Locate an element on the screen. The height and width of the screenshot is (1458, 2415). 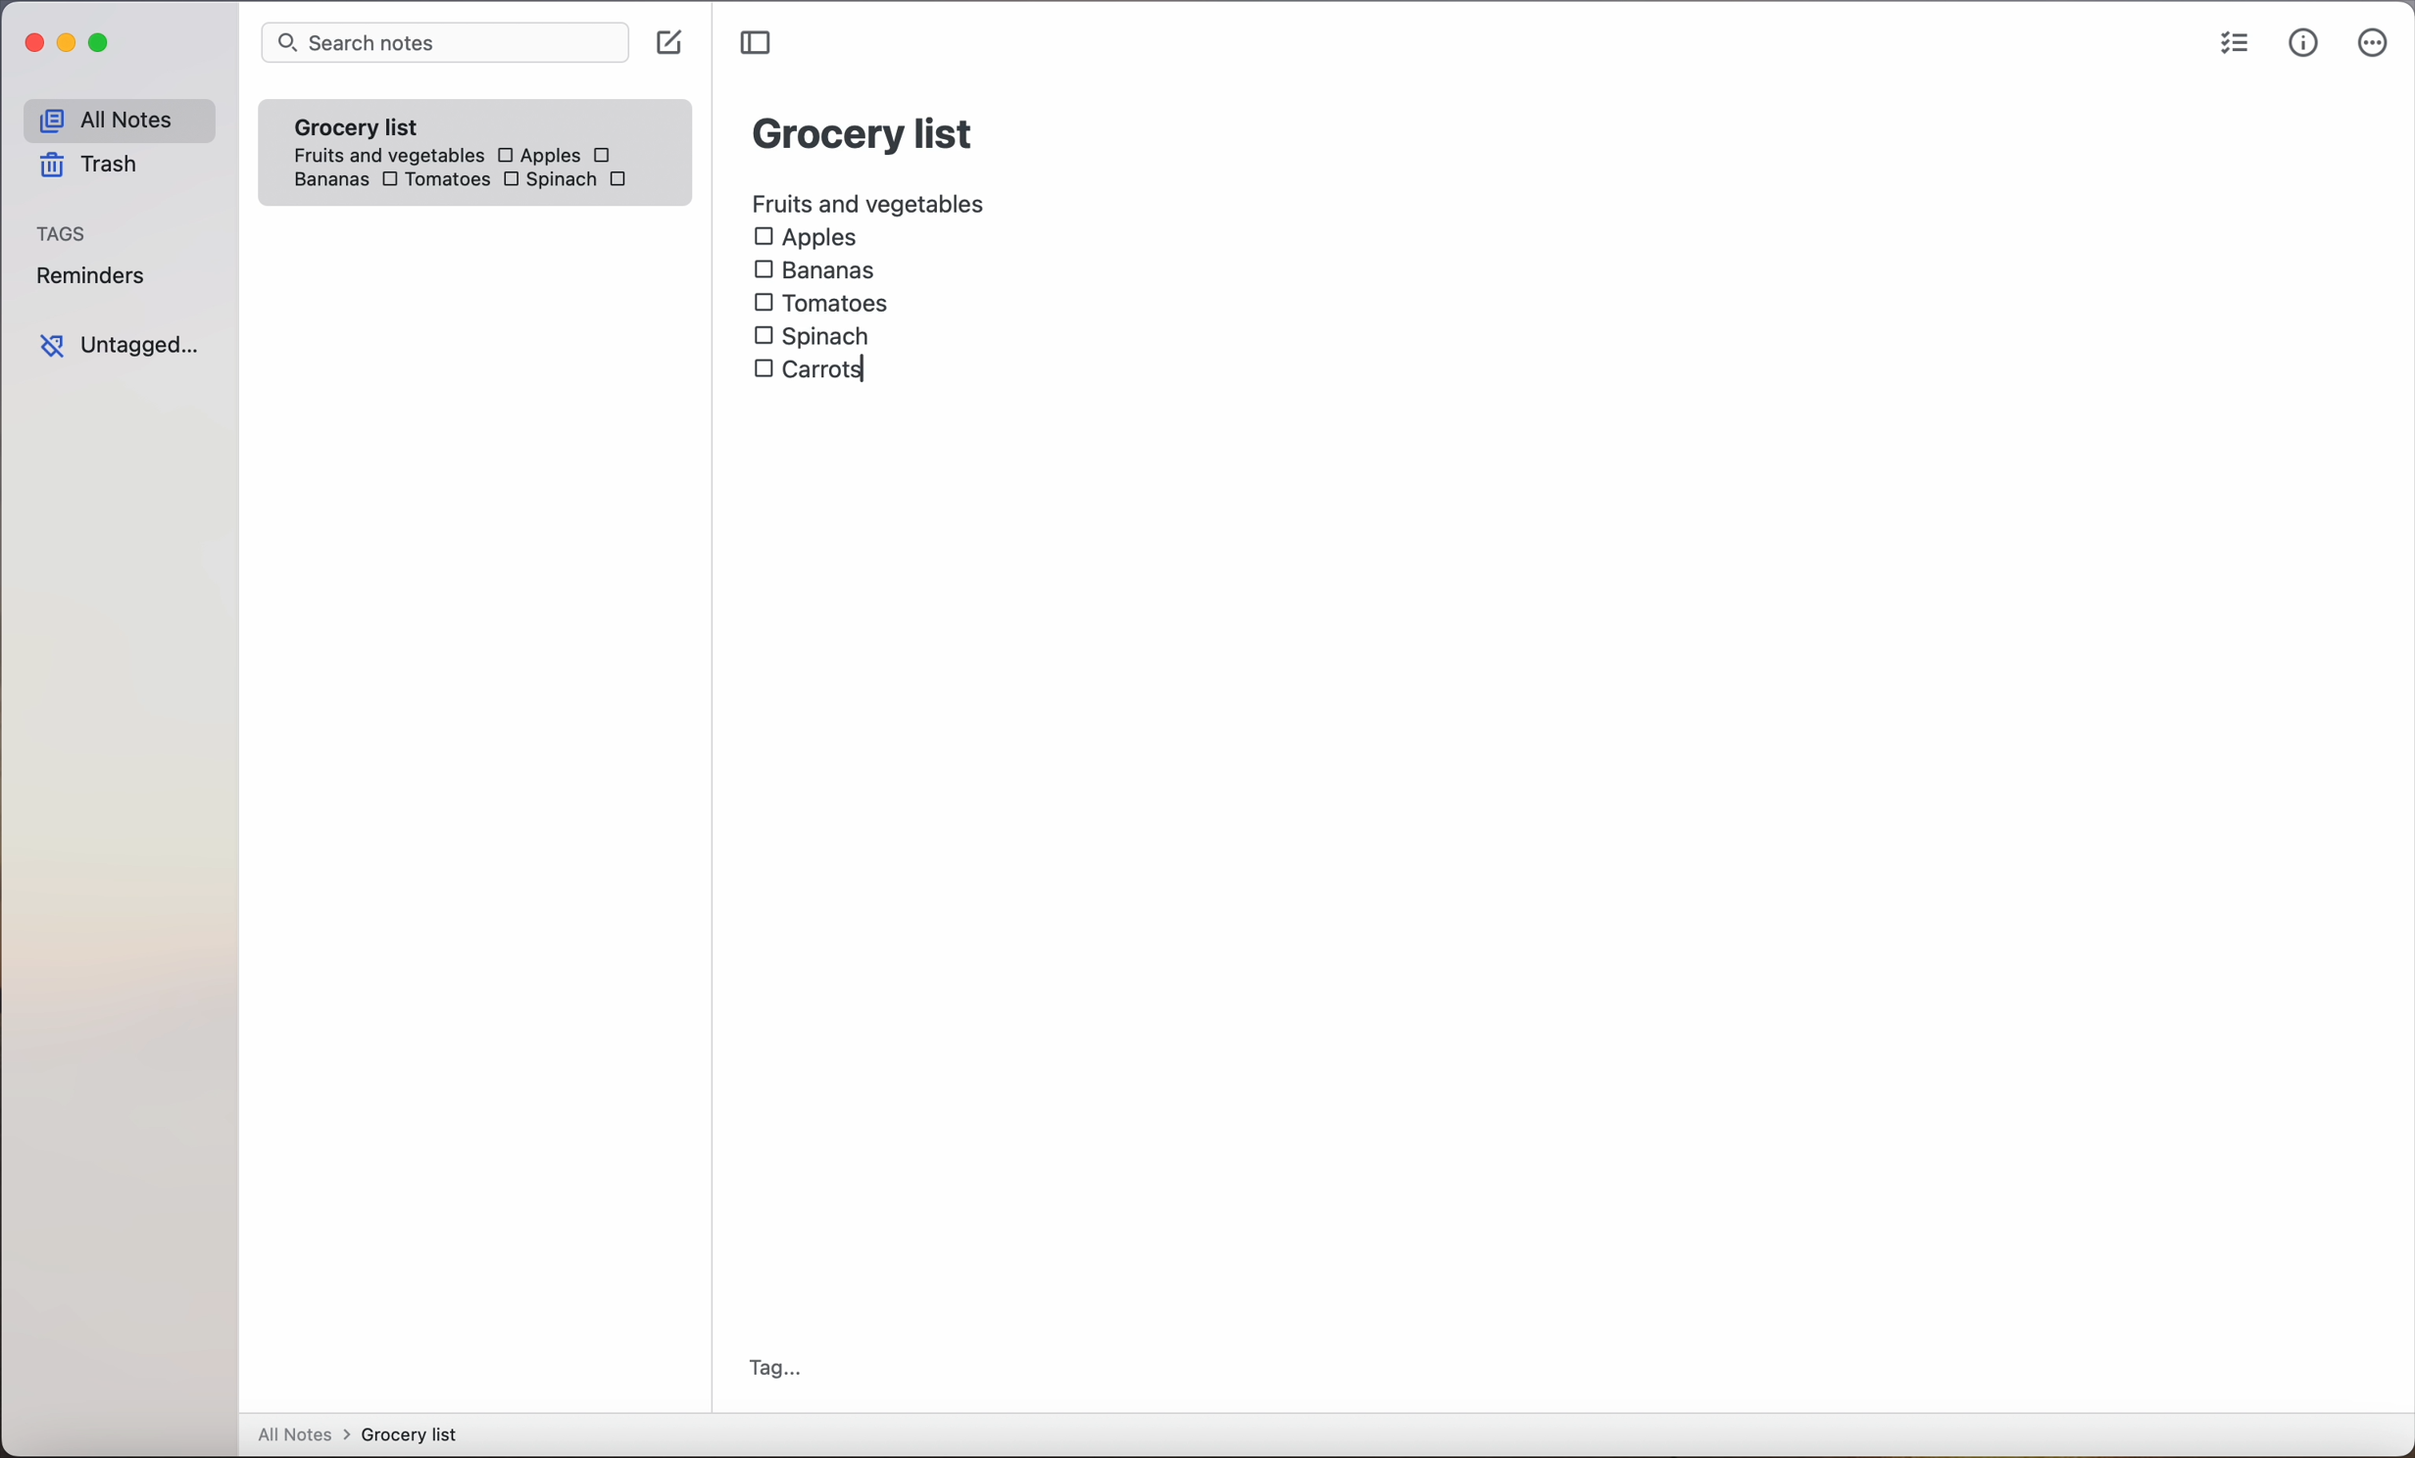
grocery list note fruits and vegetables is located at coordinates (381, 132).